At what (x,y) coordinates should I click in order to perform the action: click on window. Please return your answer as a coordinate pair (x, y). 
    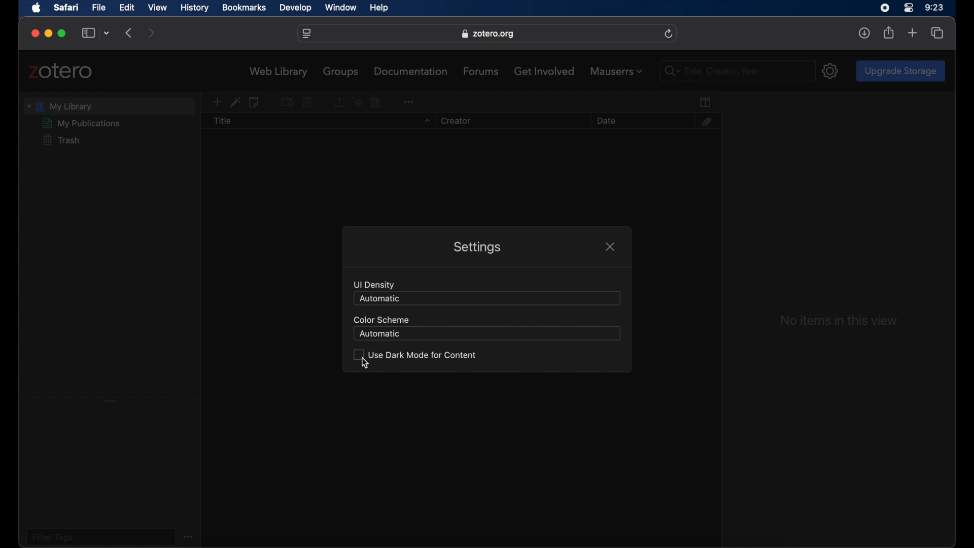
    Looking at the image, I should click on (342, 8).